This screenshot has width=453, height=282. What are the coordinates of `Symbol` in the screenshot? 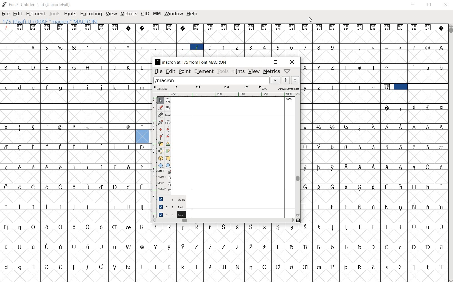 It's located at (102, 266).